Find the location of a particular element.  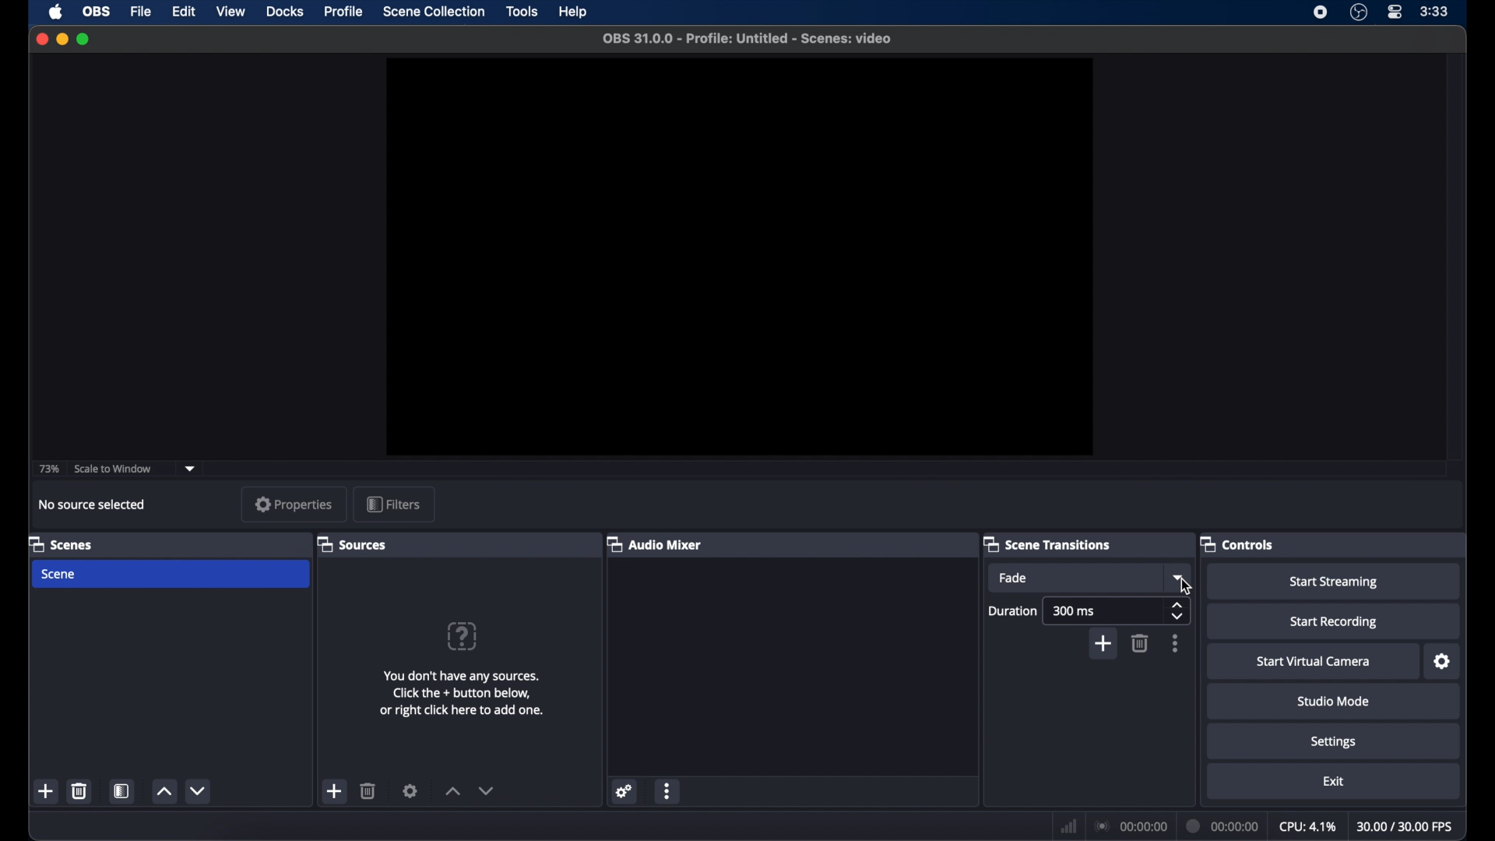

down is located at coordinates (198, 790).